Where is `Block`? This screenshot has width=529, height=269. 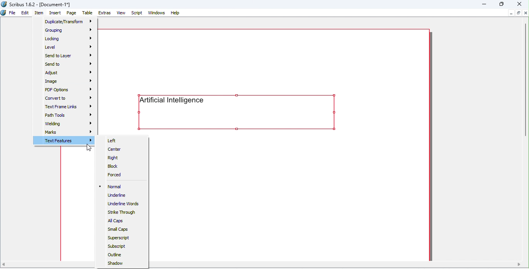 Block is located at coordinates (115, 166).